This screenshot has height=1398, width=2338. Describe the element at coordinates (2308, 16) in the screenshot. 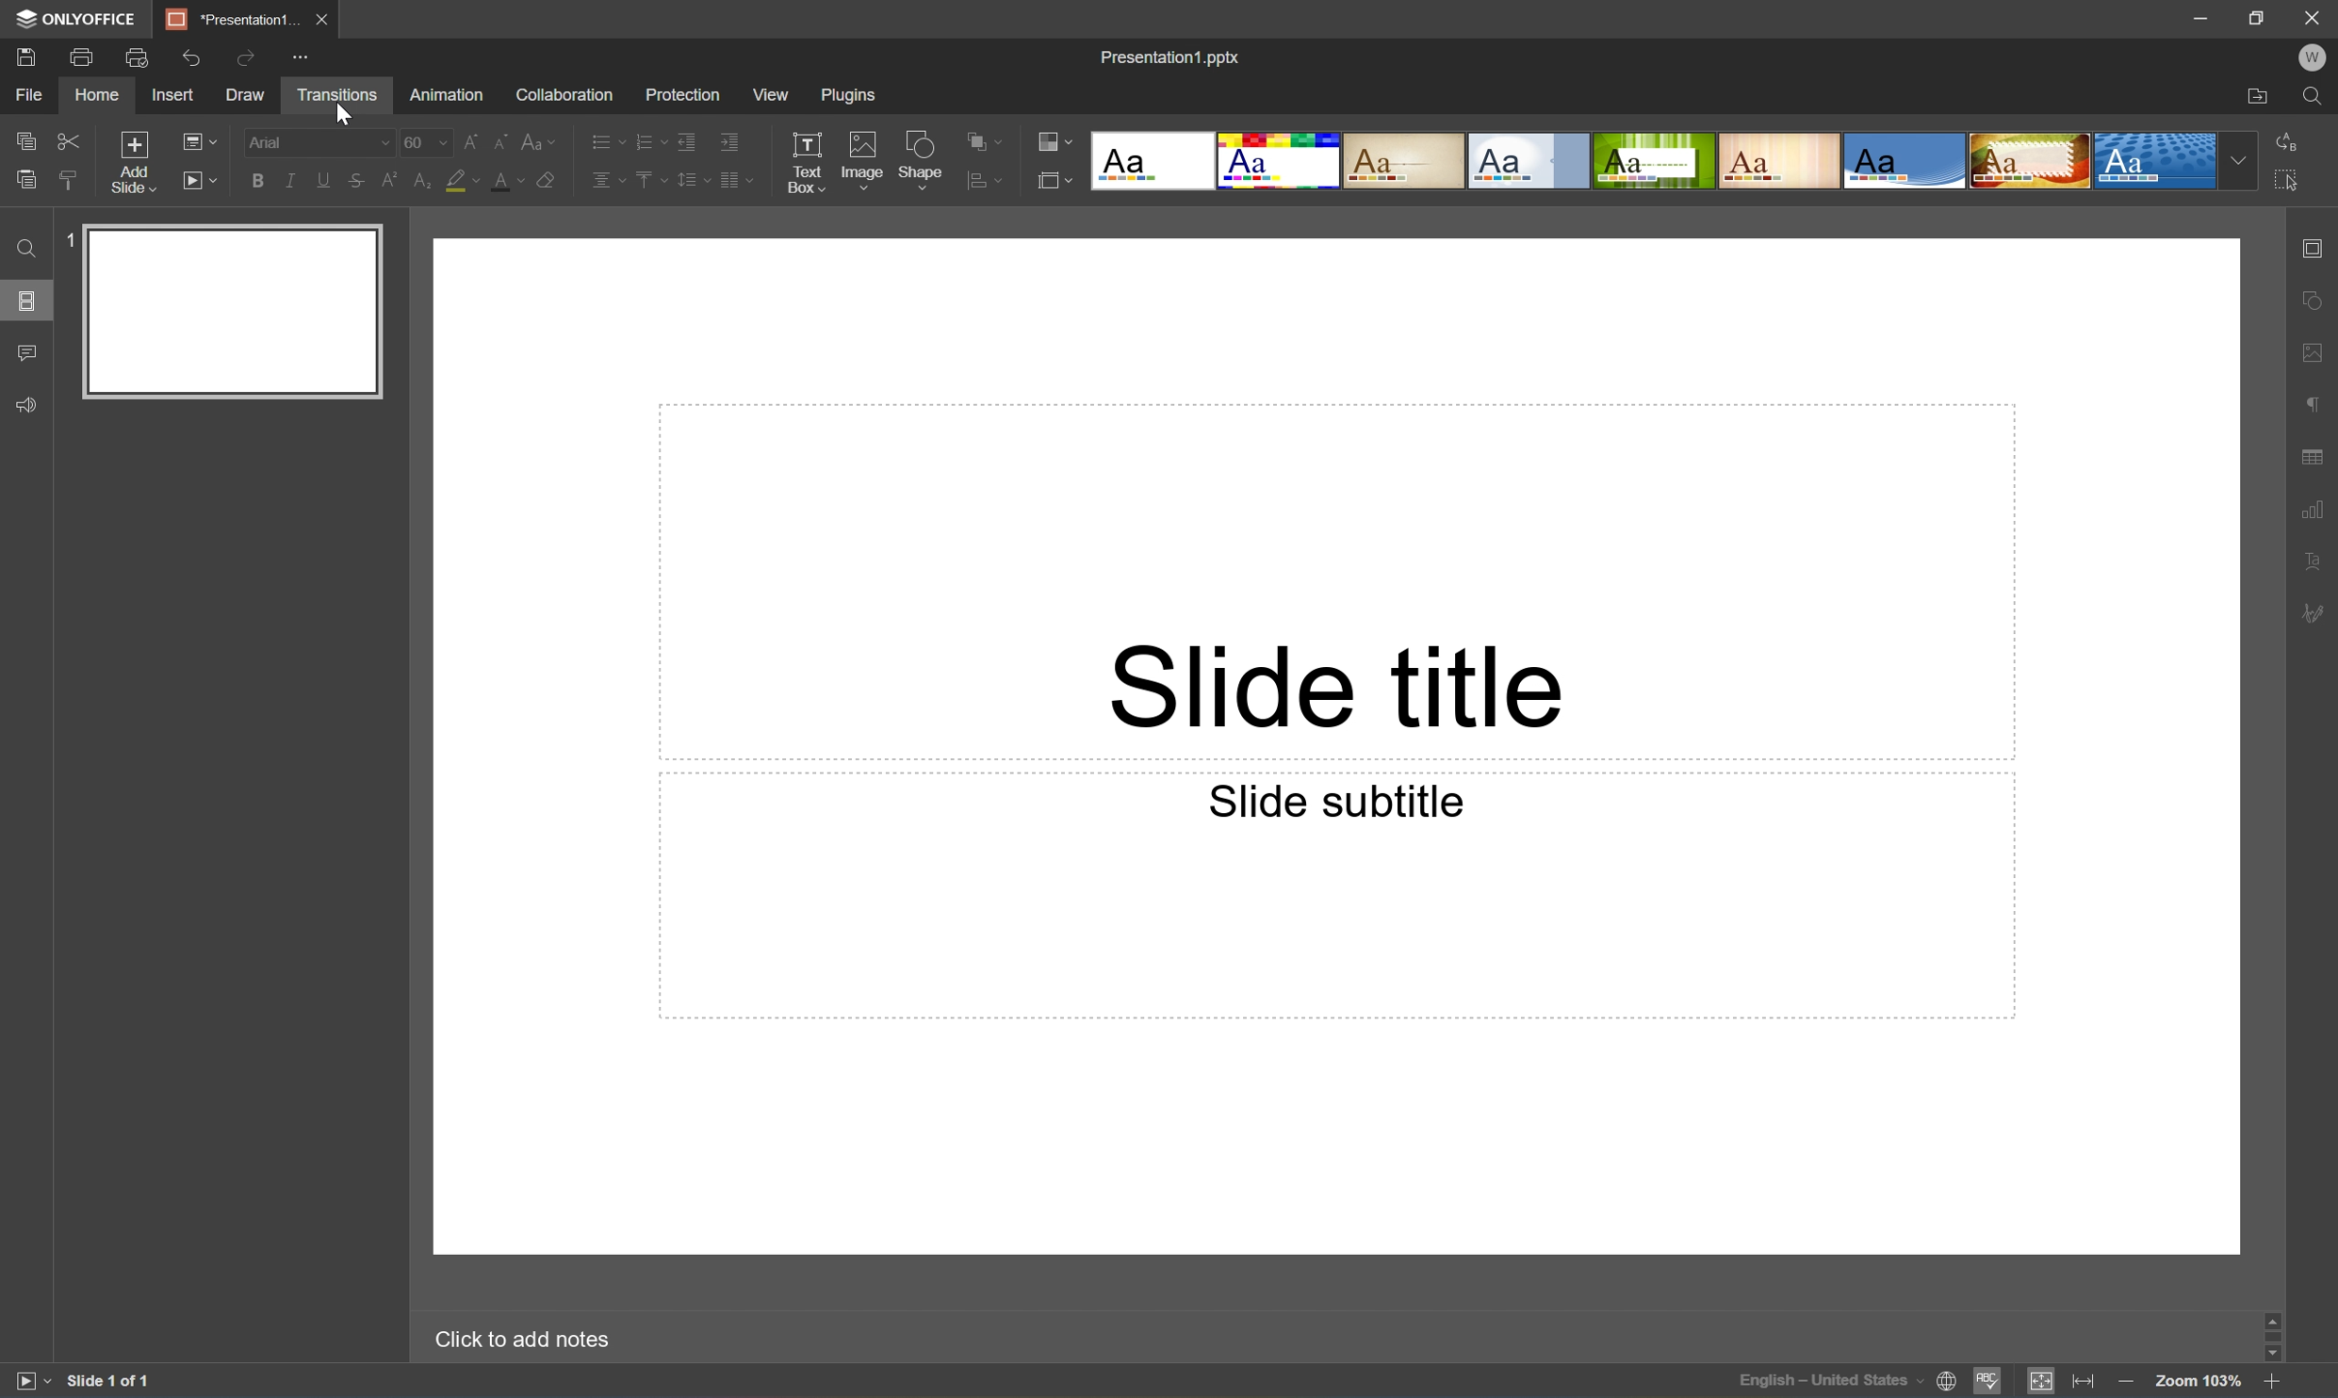

I see `Close` at that location.